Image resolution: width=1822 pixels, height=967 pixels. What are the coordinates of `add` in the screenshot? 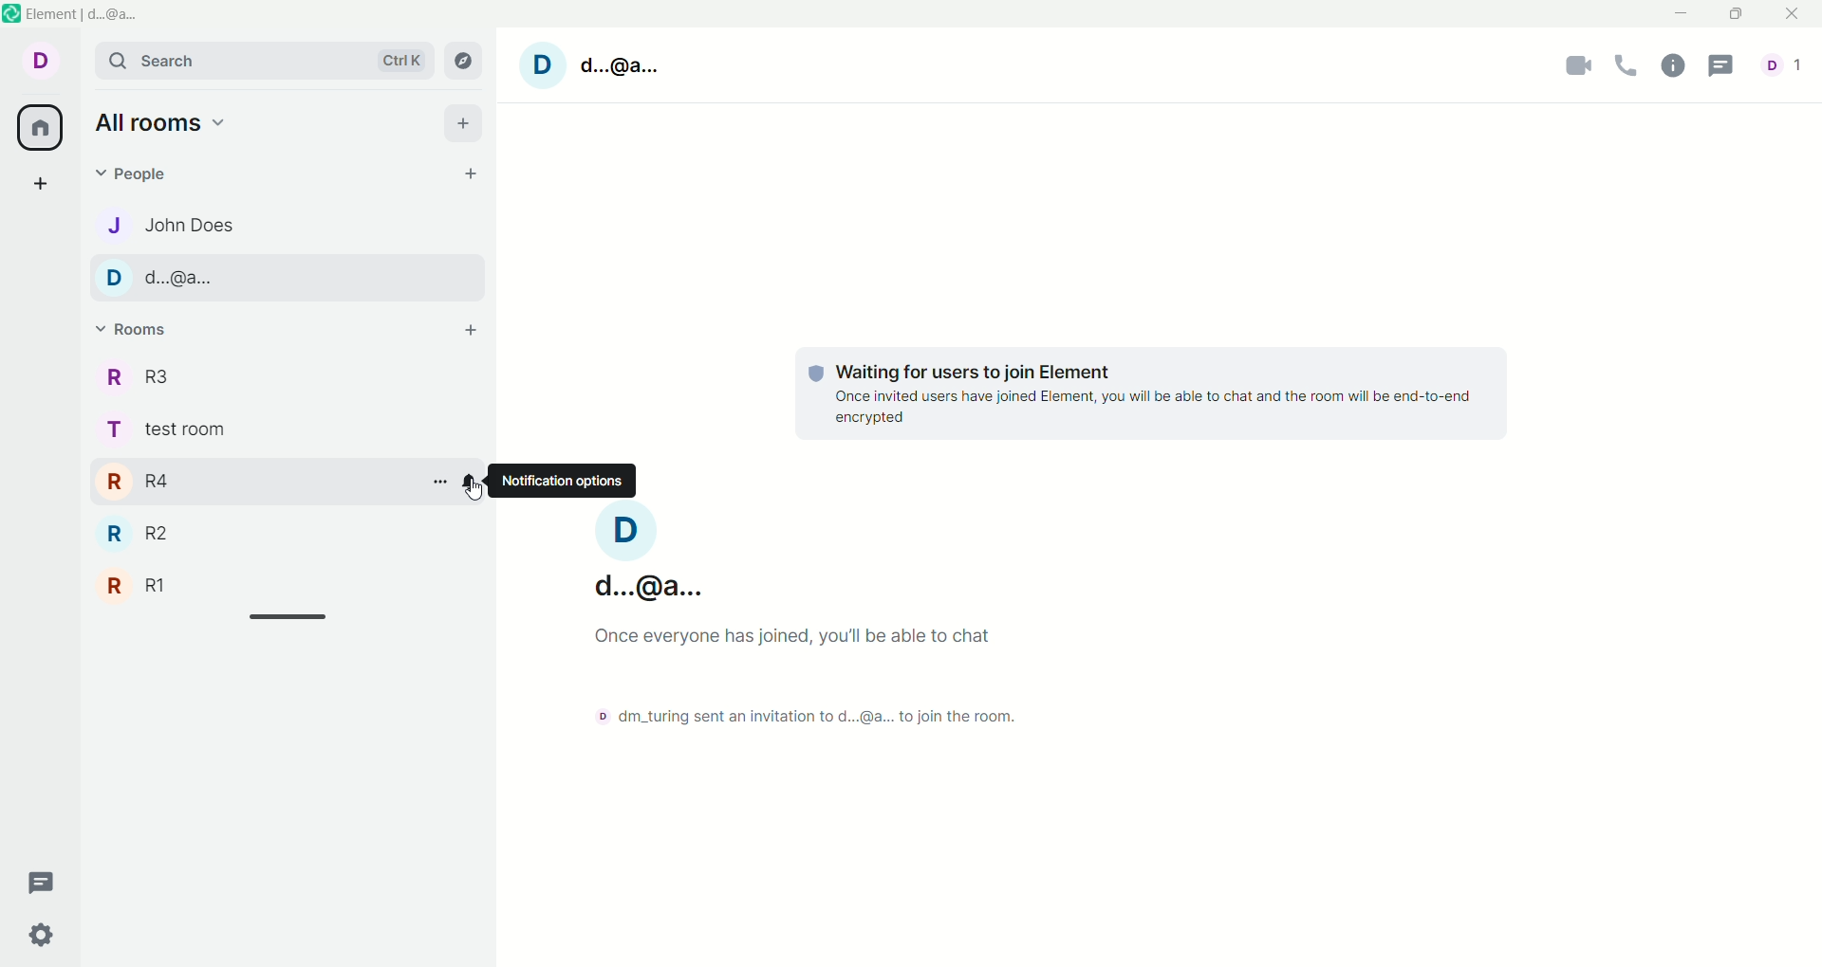 It's located at (471, 329).